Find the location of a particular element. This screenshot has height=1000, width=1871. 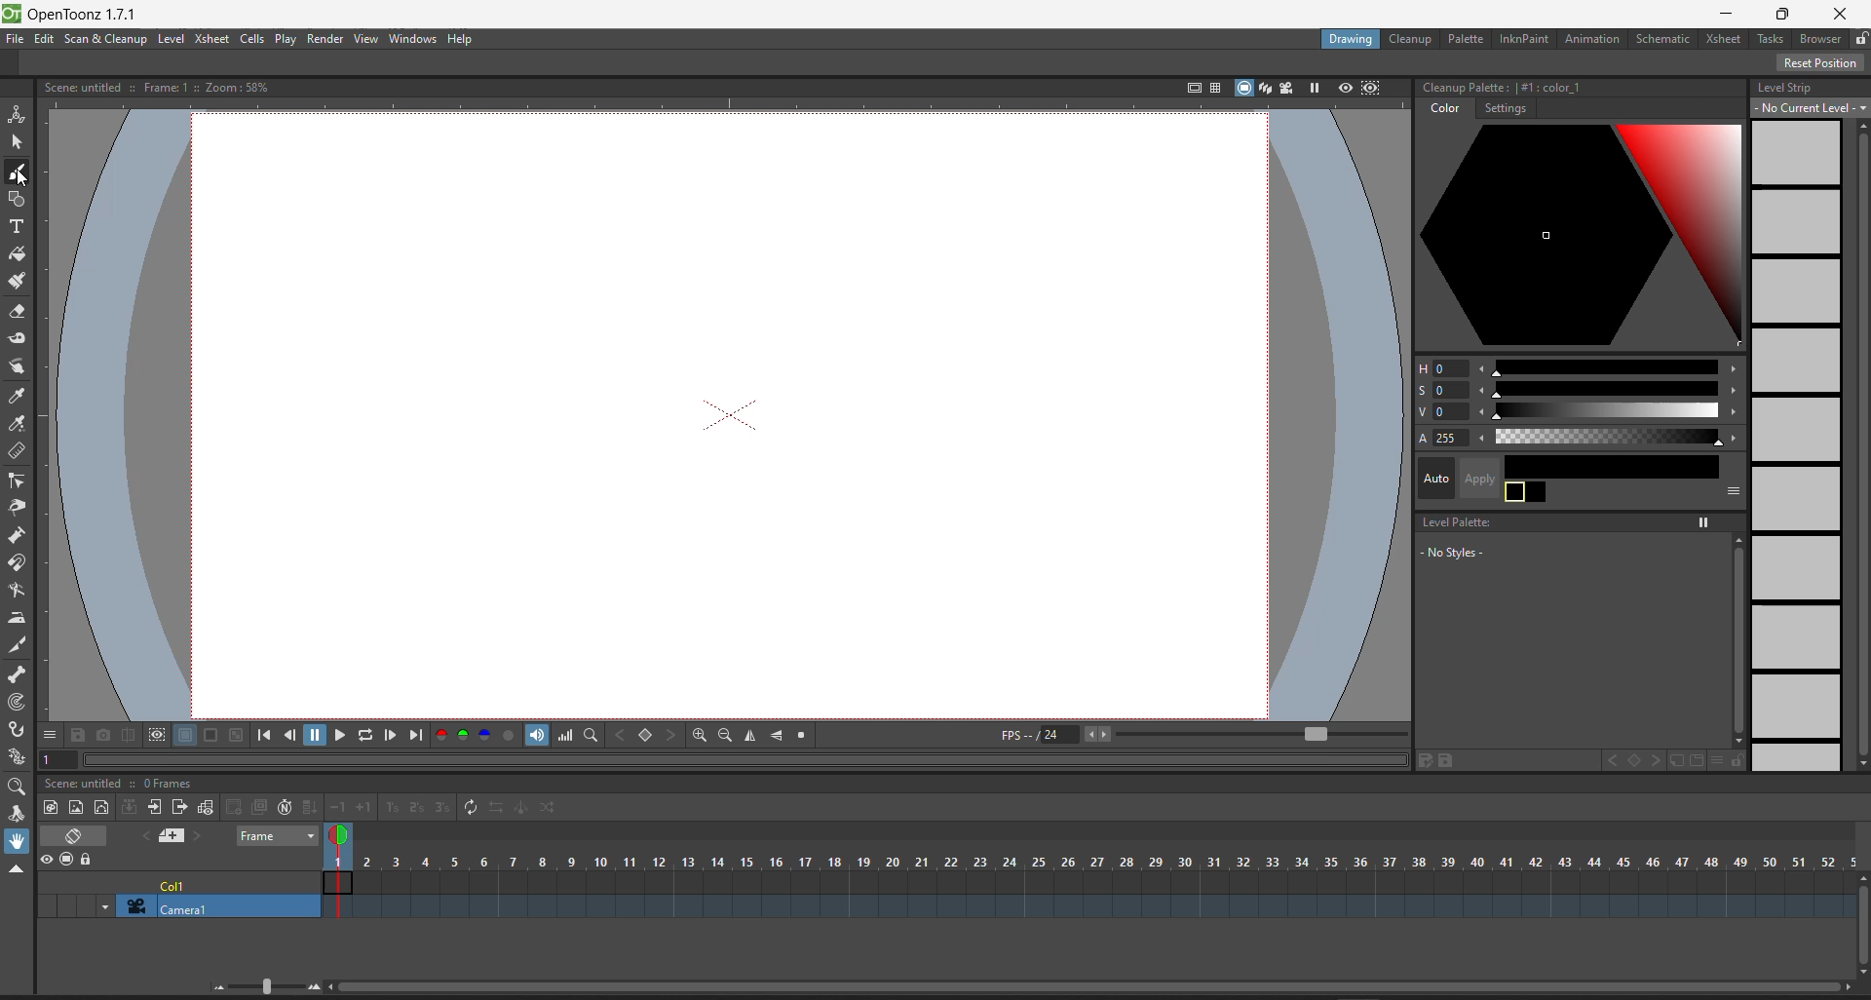

set key is located at coordinates (644, 735).